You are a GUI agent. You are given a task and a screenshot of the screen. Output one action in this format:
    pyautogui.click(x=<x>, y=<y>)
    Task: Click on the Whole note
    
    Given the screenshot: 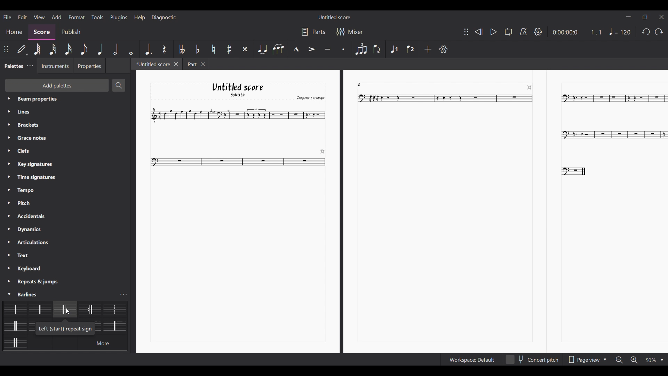 What is the action you would take?
    pyautogui.click(x=131, y=49)
    